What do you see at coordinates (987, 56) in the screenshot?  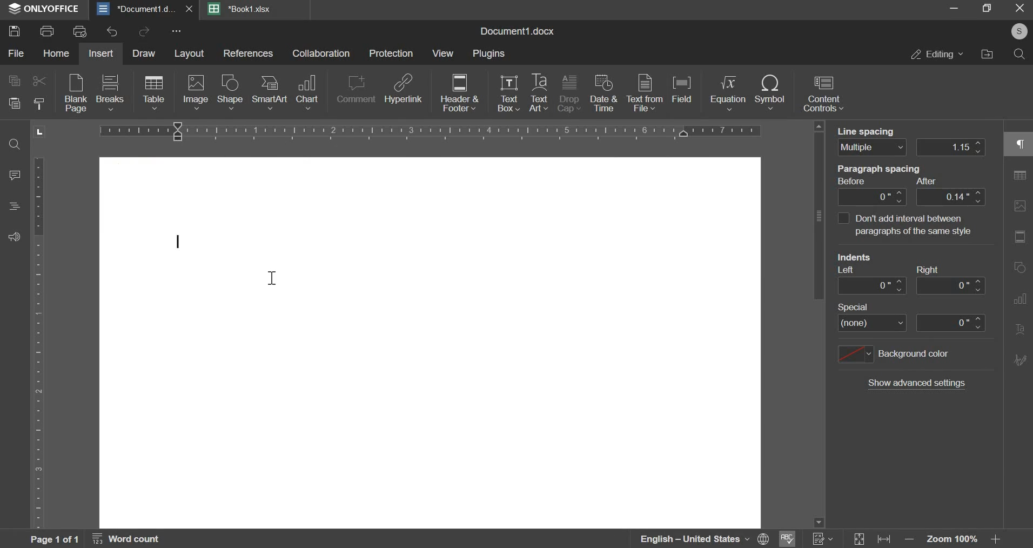 I see `file location` at bounding box center [987, 56].